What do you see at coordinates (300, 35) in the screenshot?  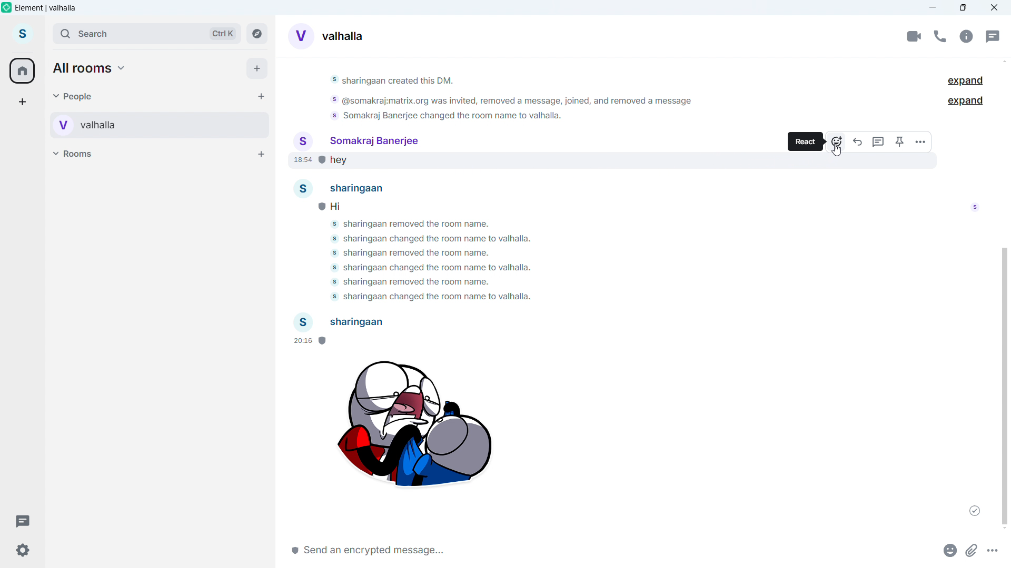 I see `Converses display picture` at bounding box center [300, 35].